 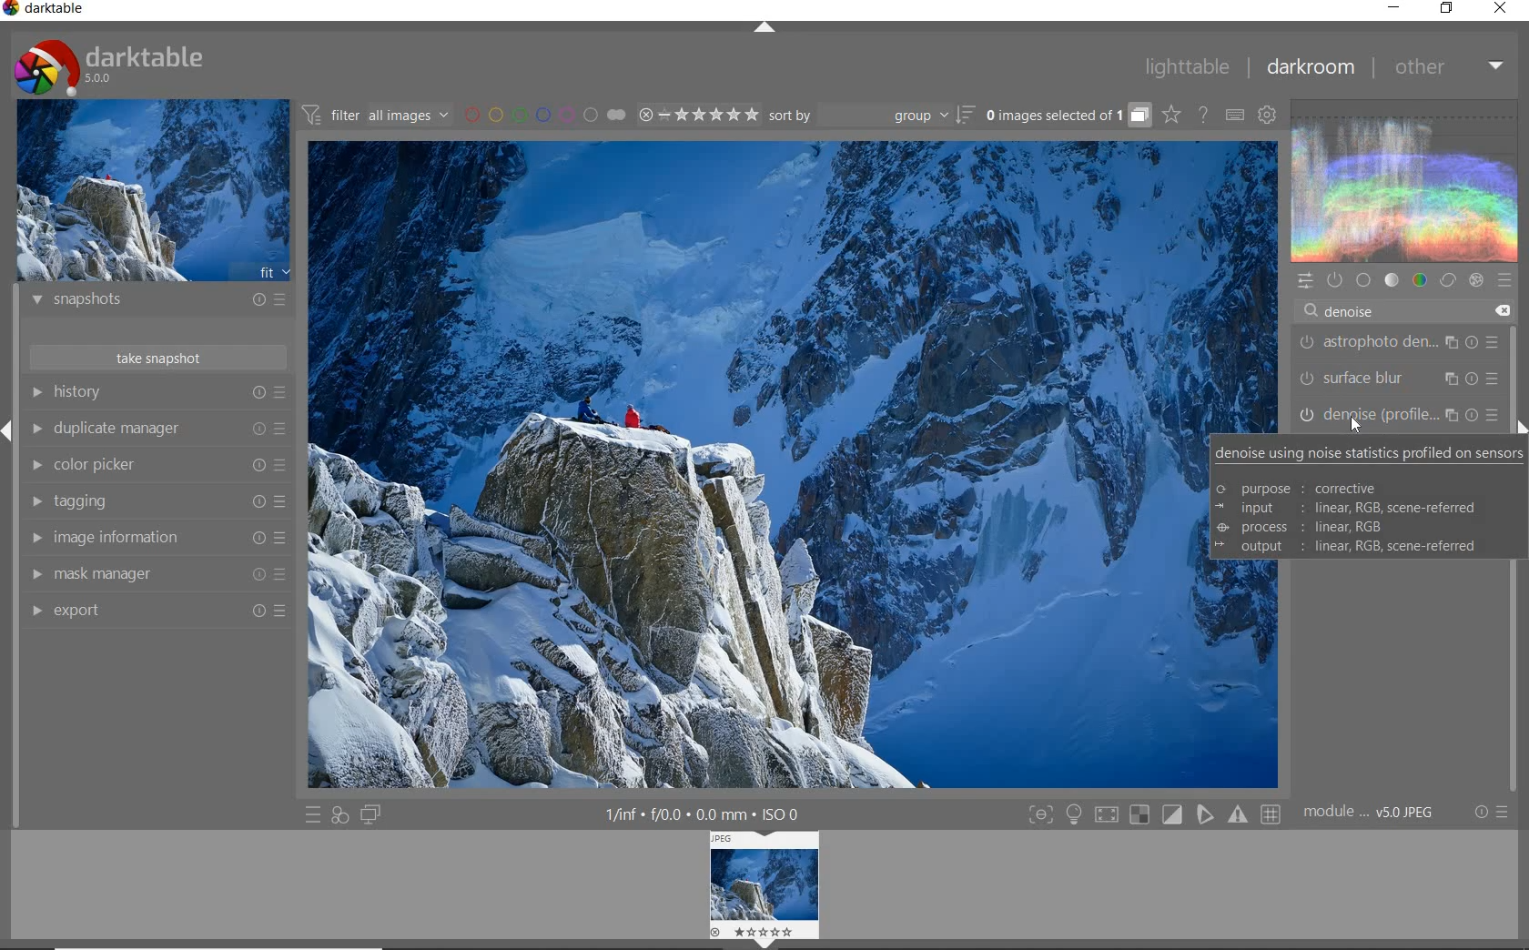 I want to click on CURSOR, so click(x=1355, y=427).